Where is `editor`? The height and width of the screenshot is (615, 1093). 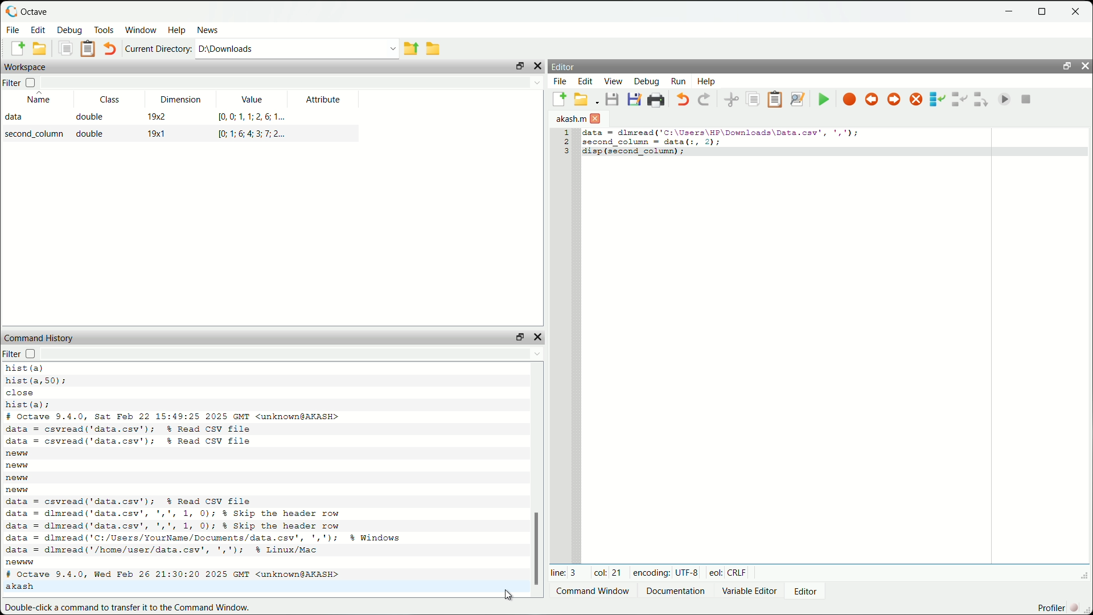 editor is located at coordinates (565, 65).